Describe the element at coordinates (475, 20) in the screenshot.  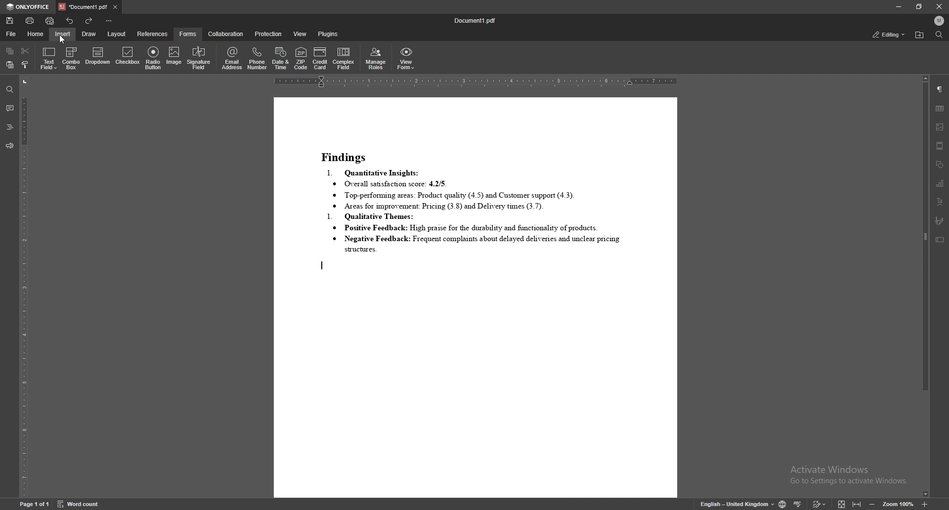
I see `file name` at that location.